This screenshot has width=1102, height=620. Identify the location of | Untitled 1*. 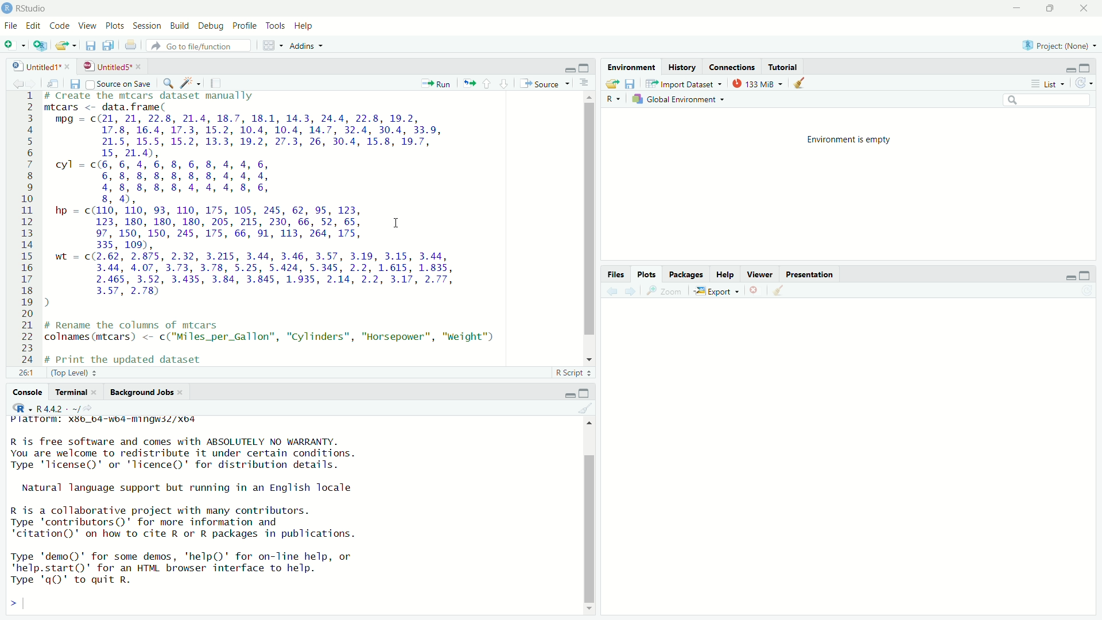
(37, 66).